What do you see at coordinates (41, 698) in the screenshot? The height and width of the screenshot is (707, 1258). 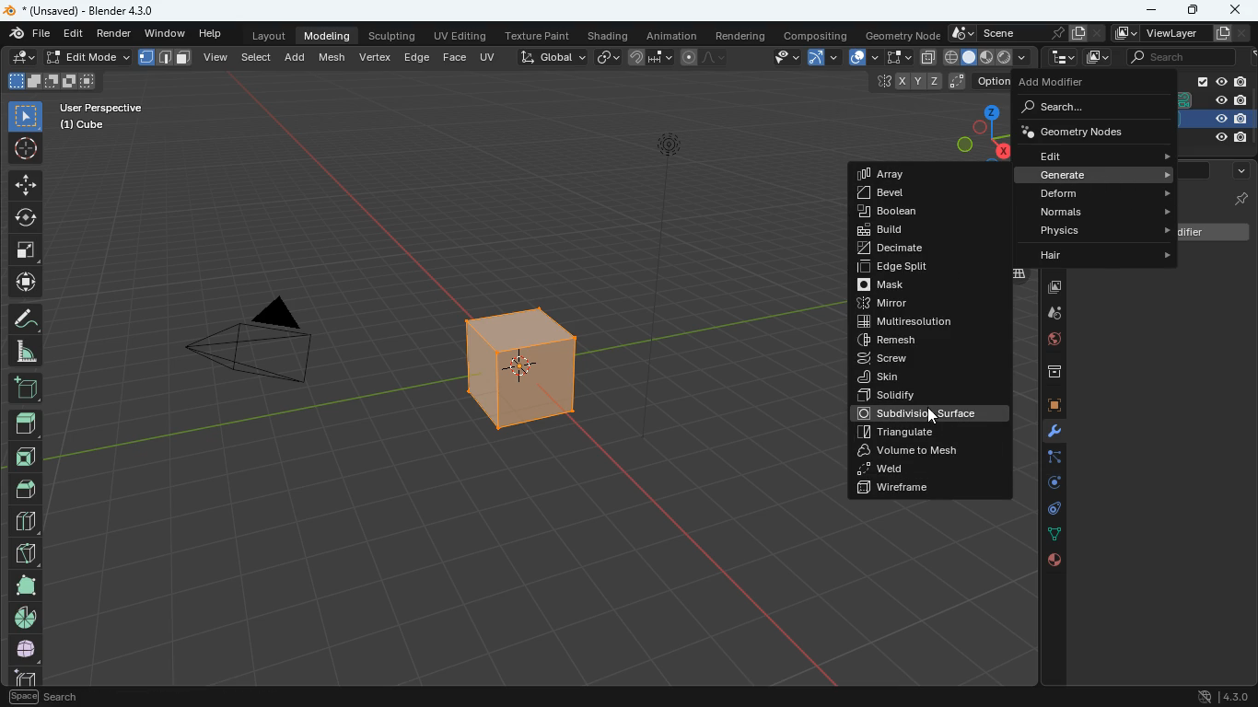 I see `pan view` at bounding box center [41, 698].